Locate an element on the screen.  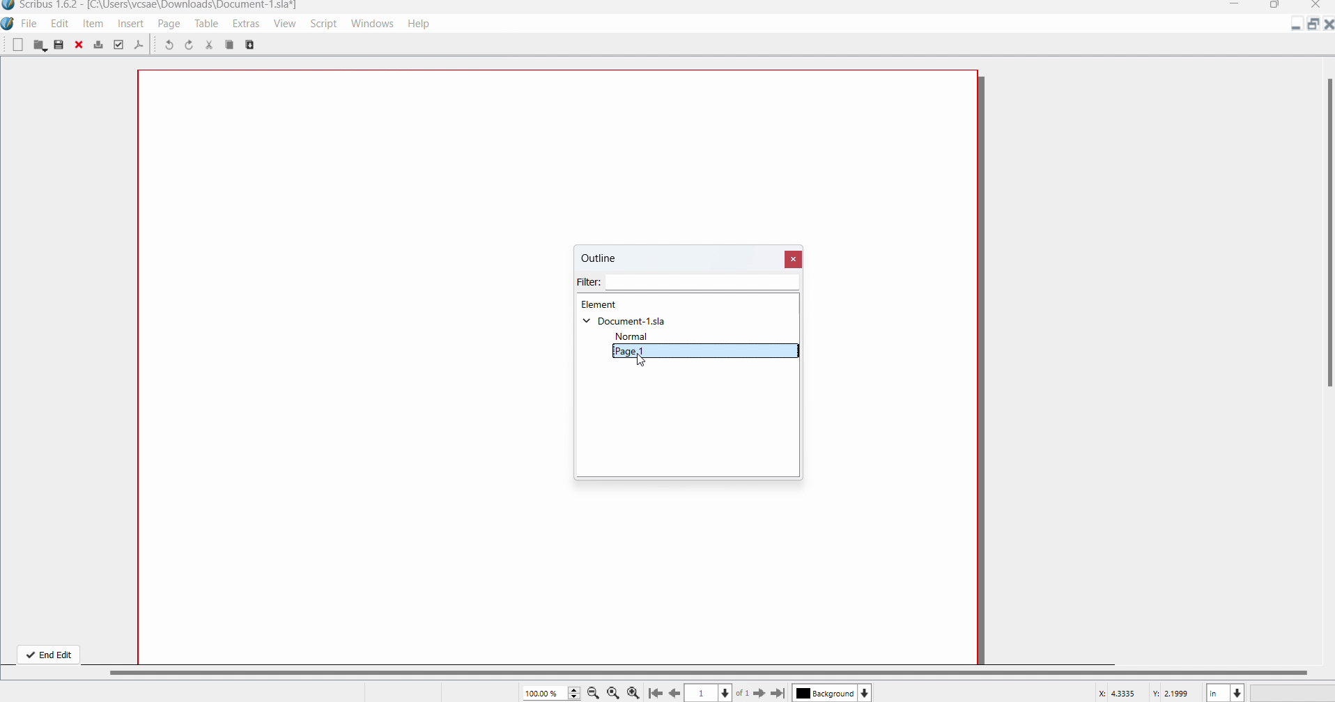
down is located at coordinates (866, 692).